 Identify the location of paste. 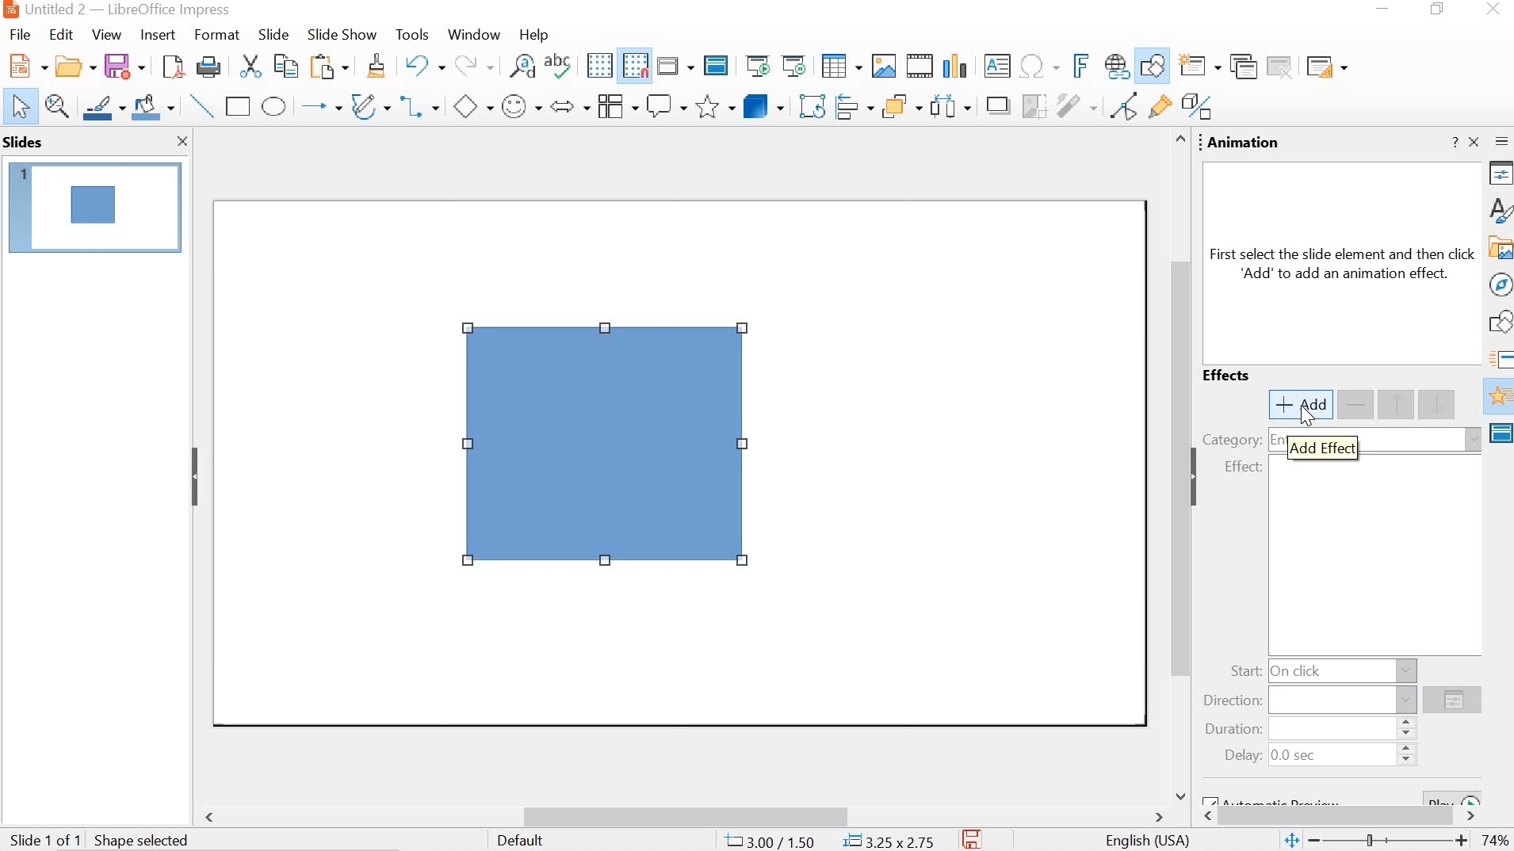
(331, 67).